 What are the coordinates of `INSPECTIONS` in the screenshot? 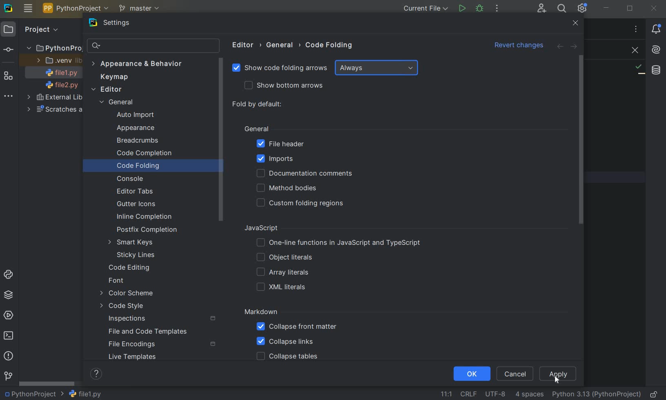 It's located at (162, 319).